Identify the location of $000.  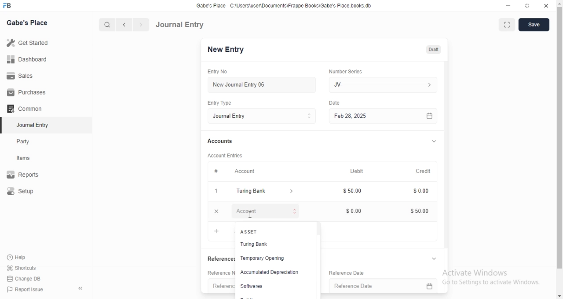
(358, 211).